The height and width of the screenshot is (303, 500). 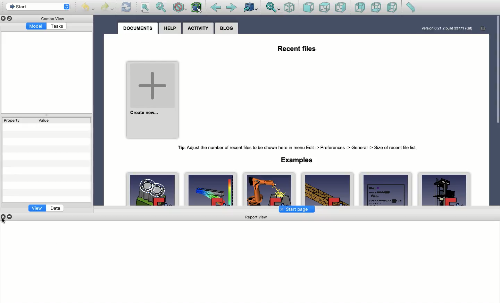 What do you see at coordinates (212, 190) in the screenshot?
I see `FemCalculixCantile ver3D.FCStd` at bounding box center [212, 190].